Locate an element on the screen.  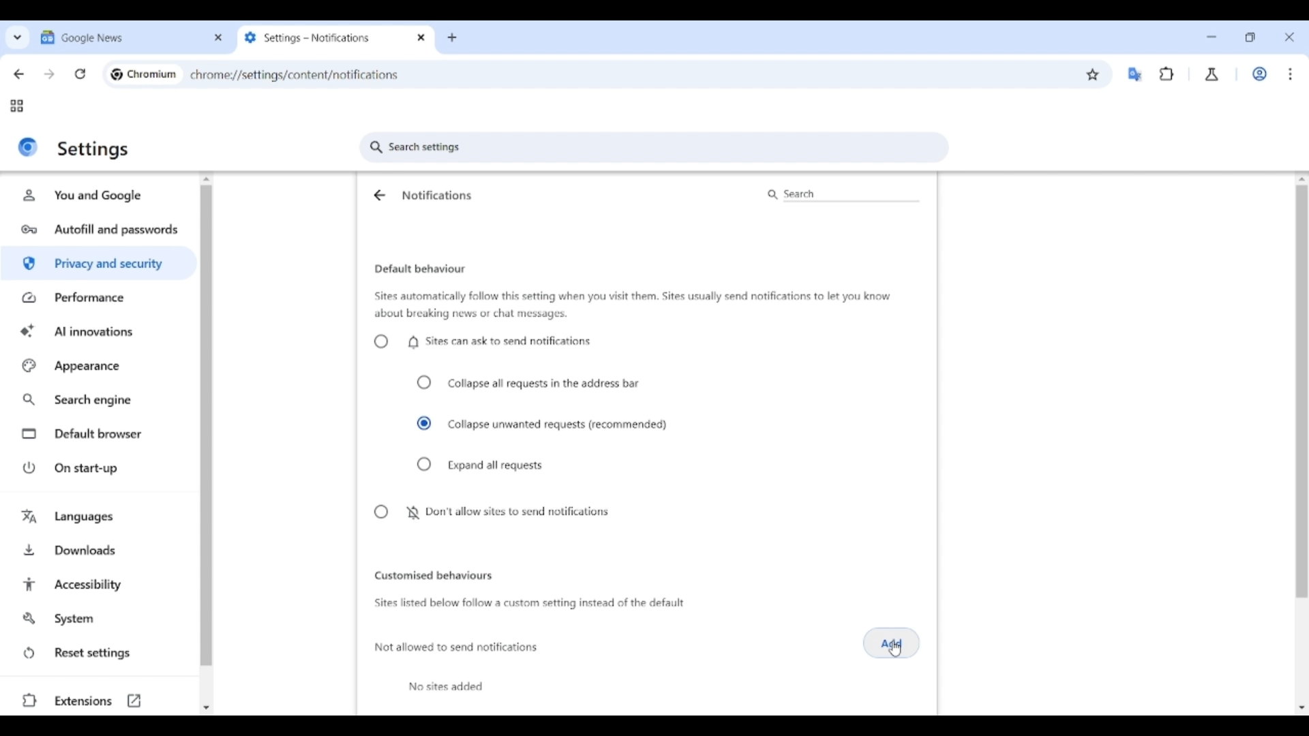
Collapse unwanted requests (recommended) is located at coordinates (543, 424).